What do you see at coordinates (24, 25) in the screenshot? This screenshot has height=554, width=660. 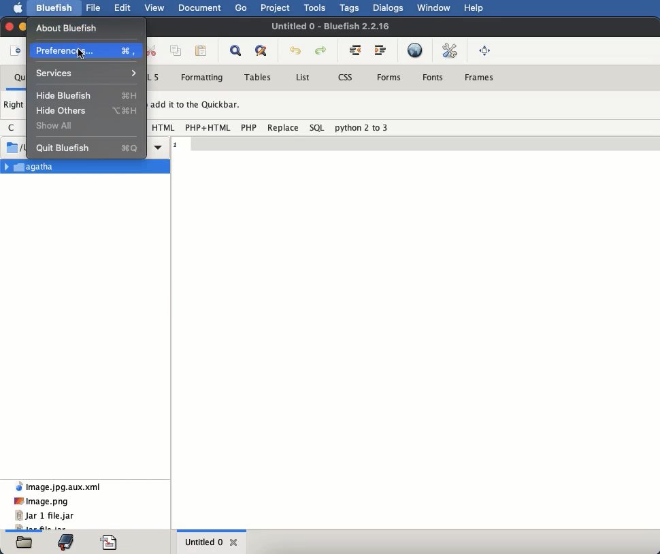 I see `minimize` at bounding box center [24, 25].